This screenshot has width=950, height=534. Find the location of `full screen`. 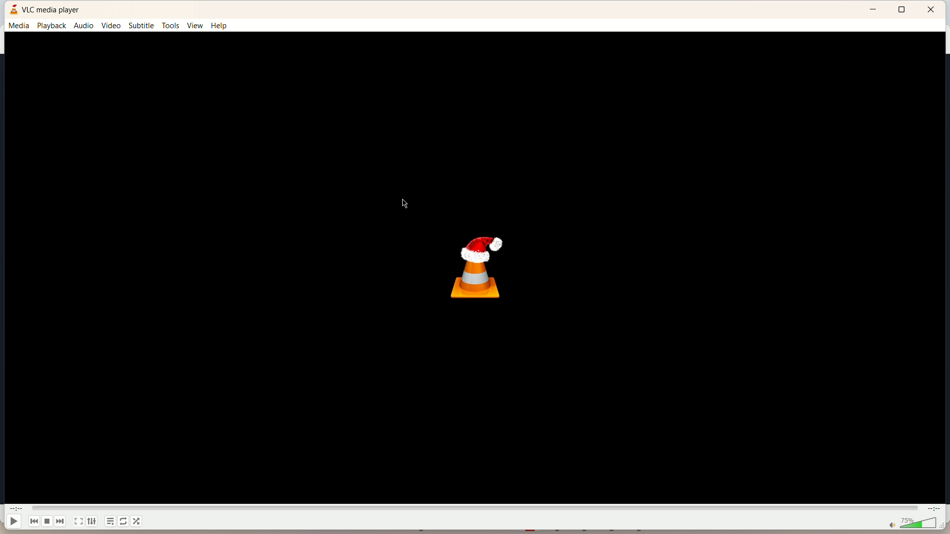

full screen is located at coordinates (76, 522).